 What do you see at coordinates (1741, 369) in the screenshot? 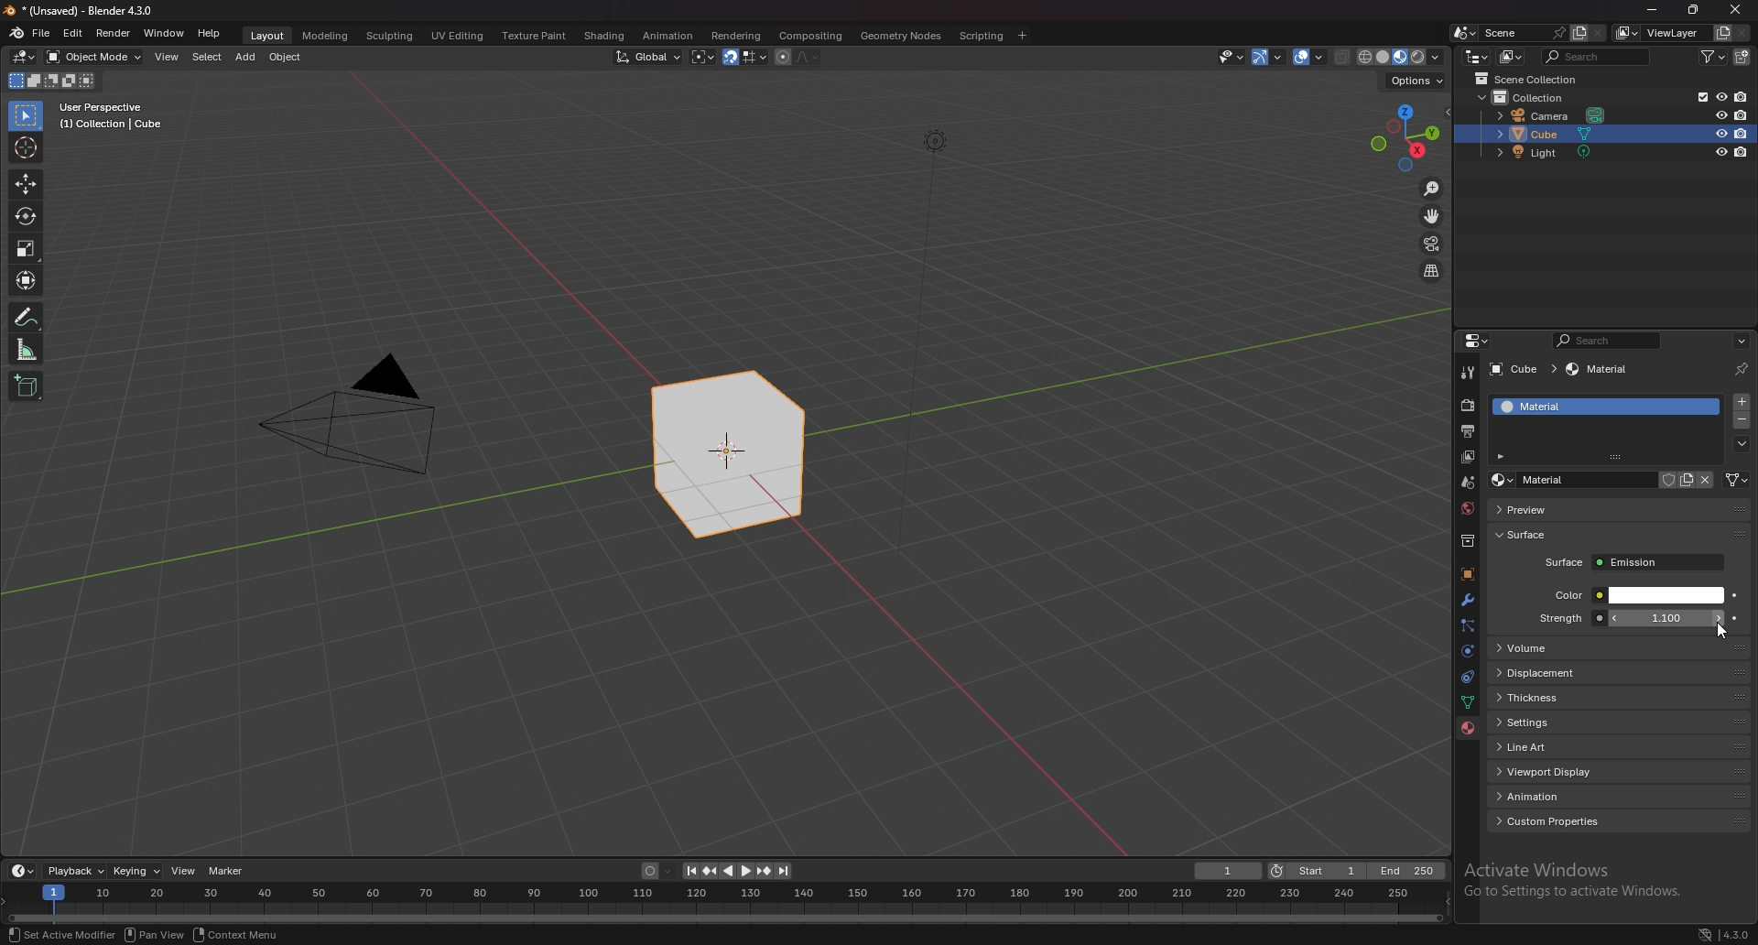
I see `toggle pin id` at bounding box center [1741, 369].